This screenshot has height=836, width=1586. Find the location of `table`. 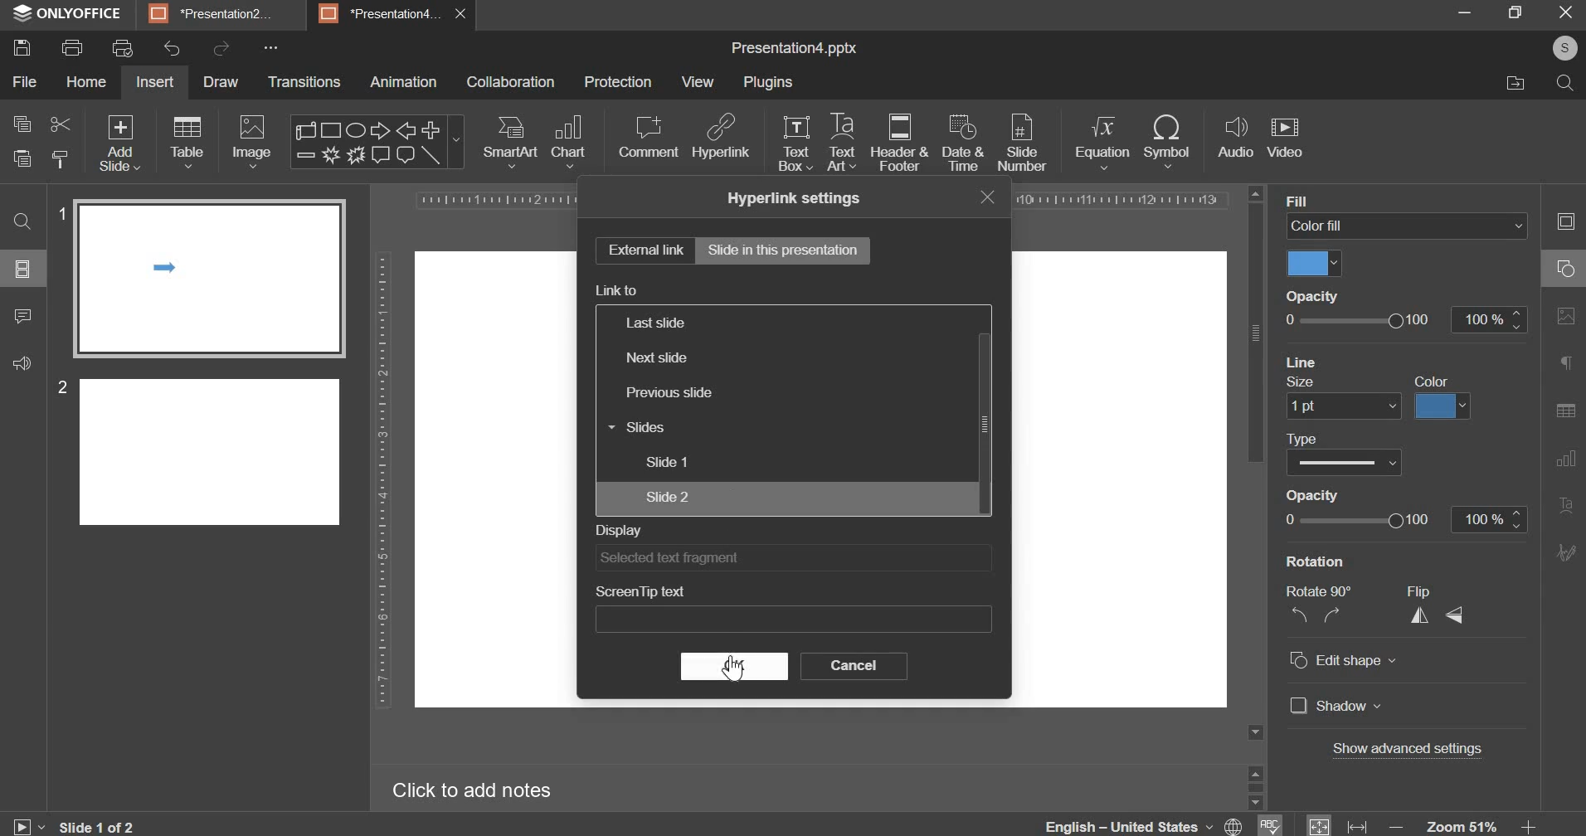

table is located at coordinates (187, 143).